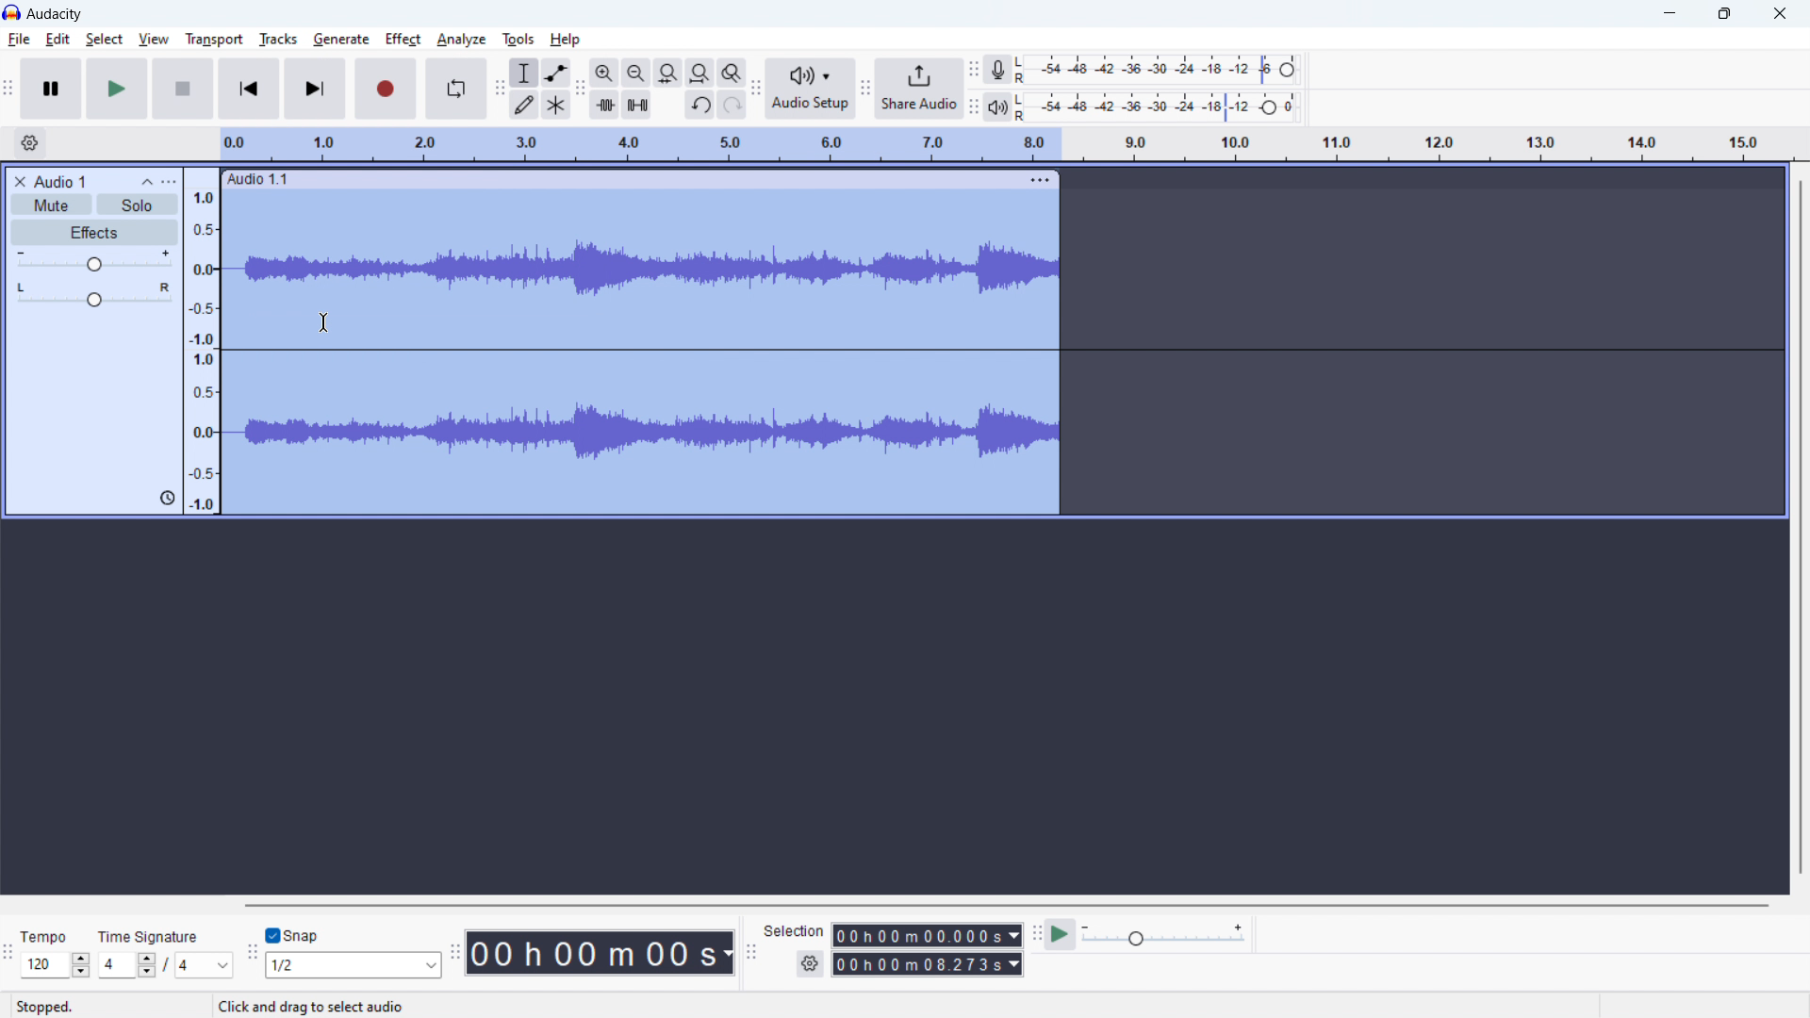  Describe the element at coordinates (973, 105) in the screenshot. I see `playback meter toolbar` at that location.